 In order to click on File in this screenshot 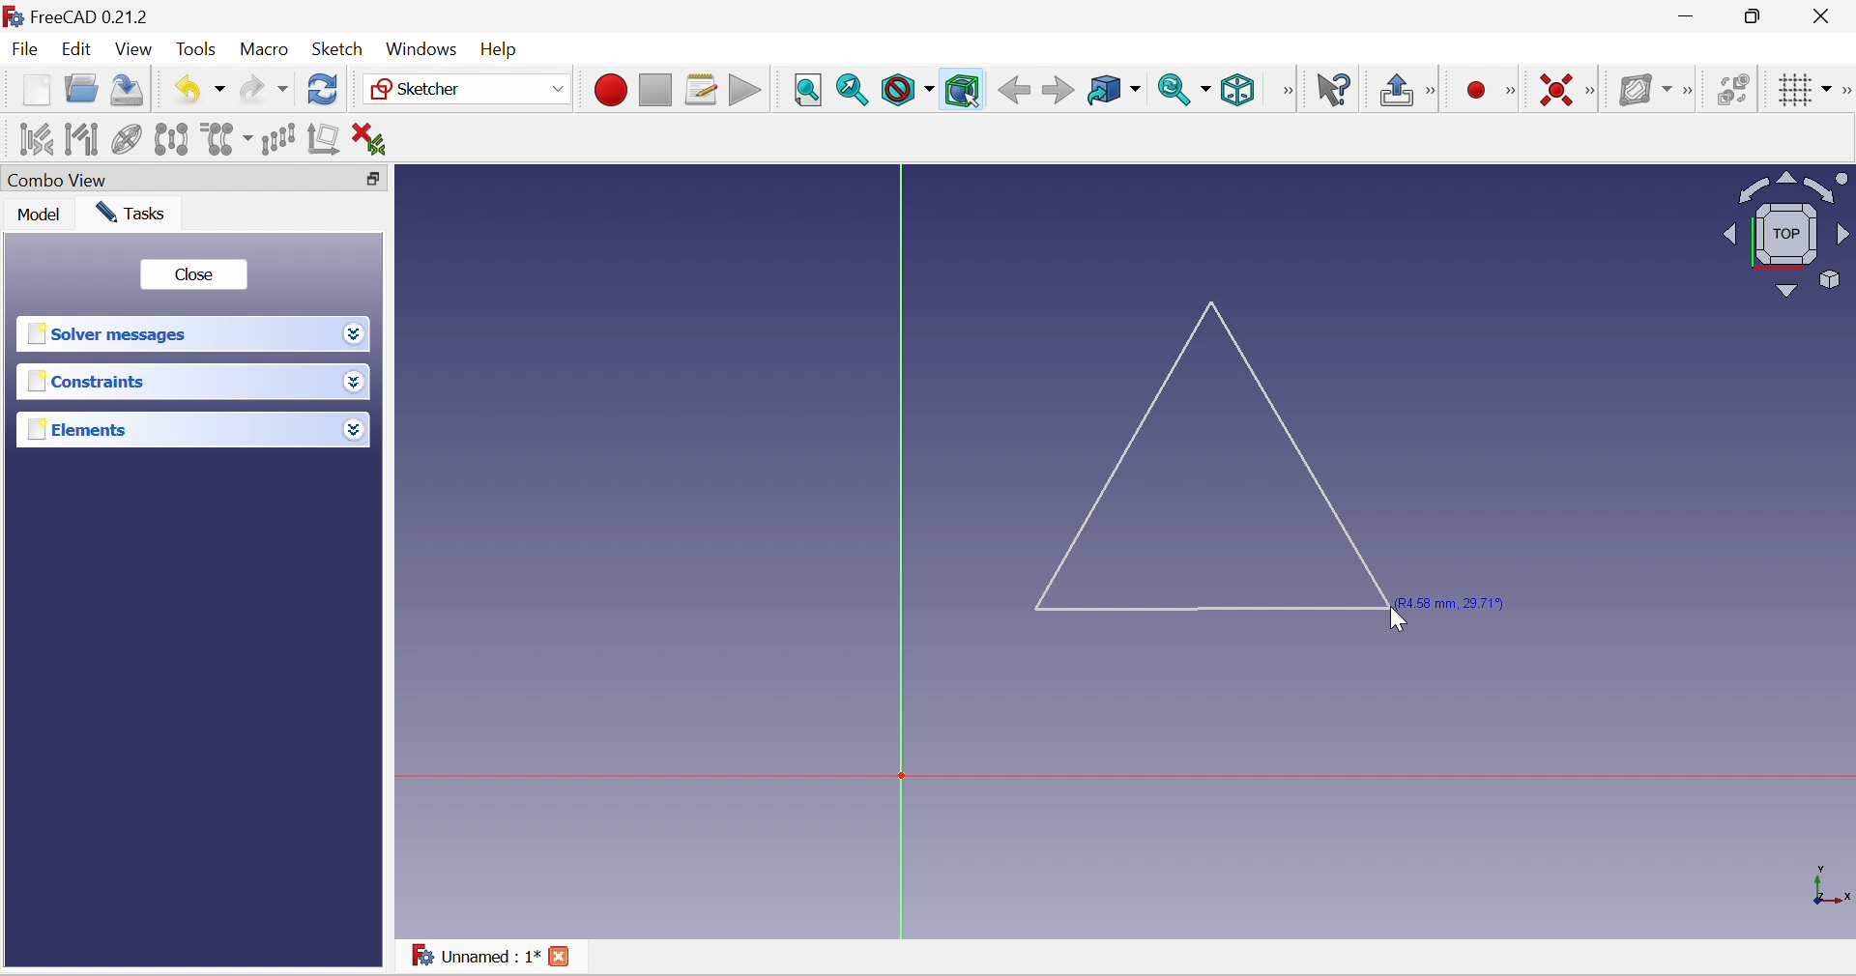, I will do `click(24, 48)`.